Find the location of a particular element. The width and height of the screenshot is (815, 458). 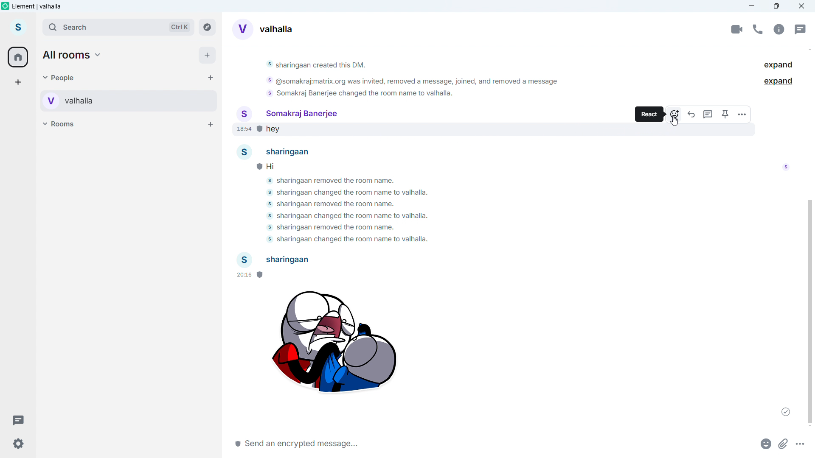

Somakraj banerjee is located at coordinates (287, 113).